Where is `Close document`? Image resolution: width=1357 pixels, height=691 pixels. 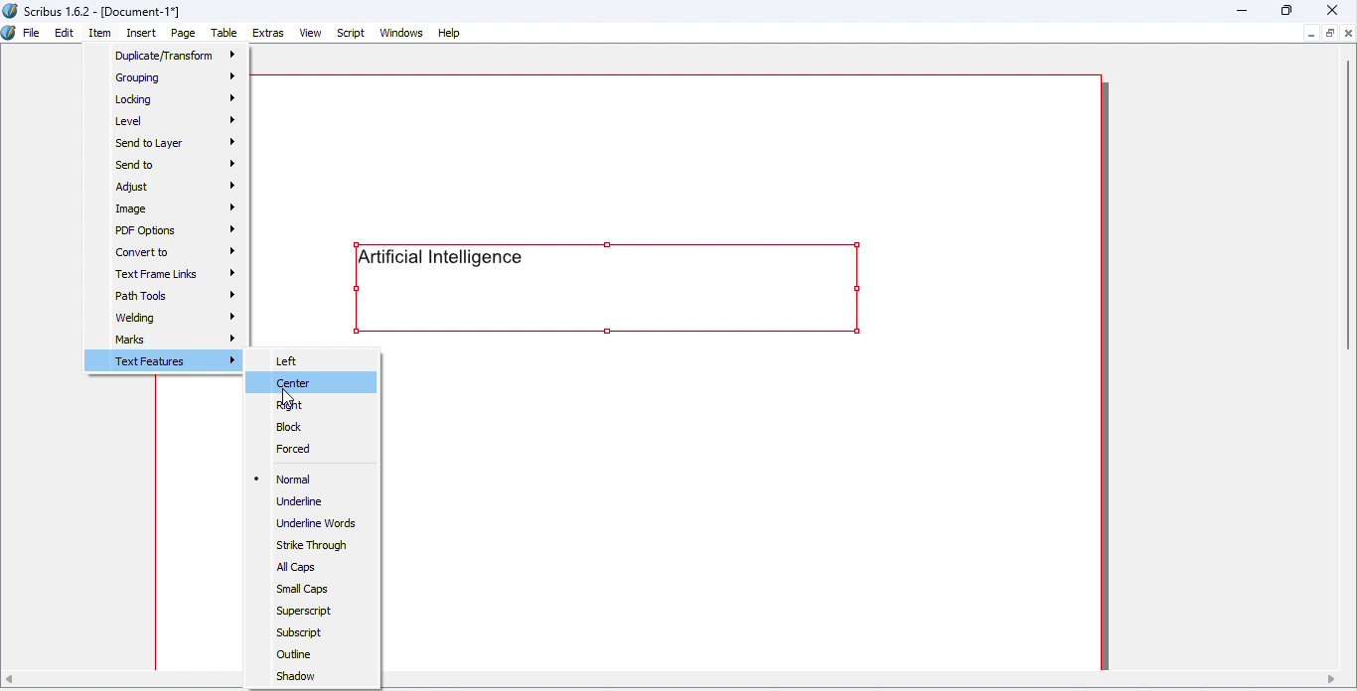
Close document is located at coordinates (1349, 34).